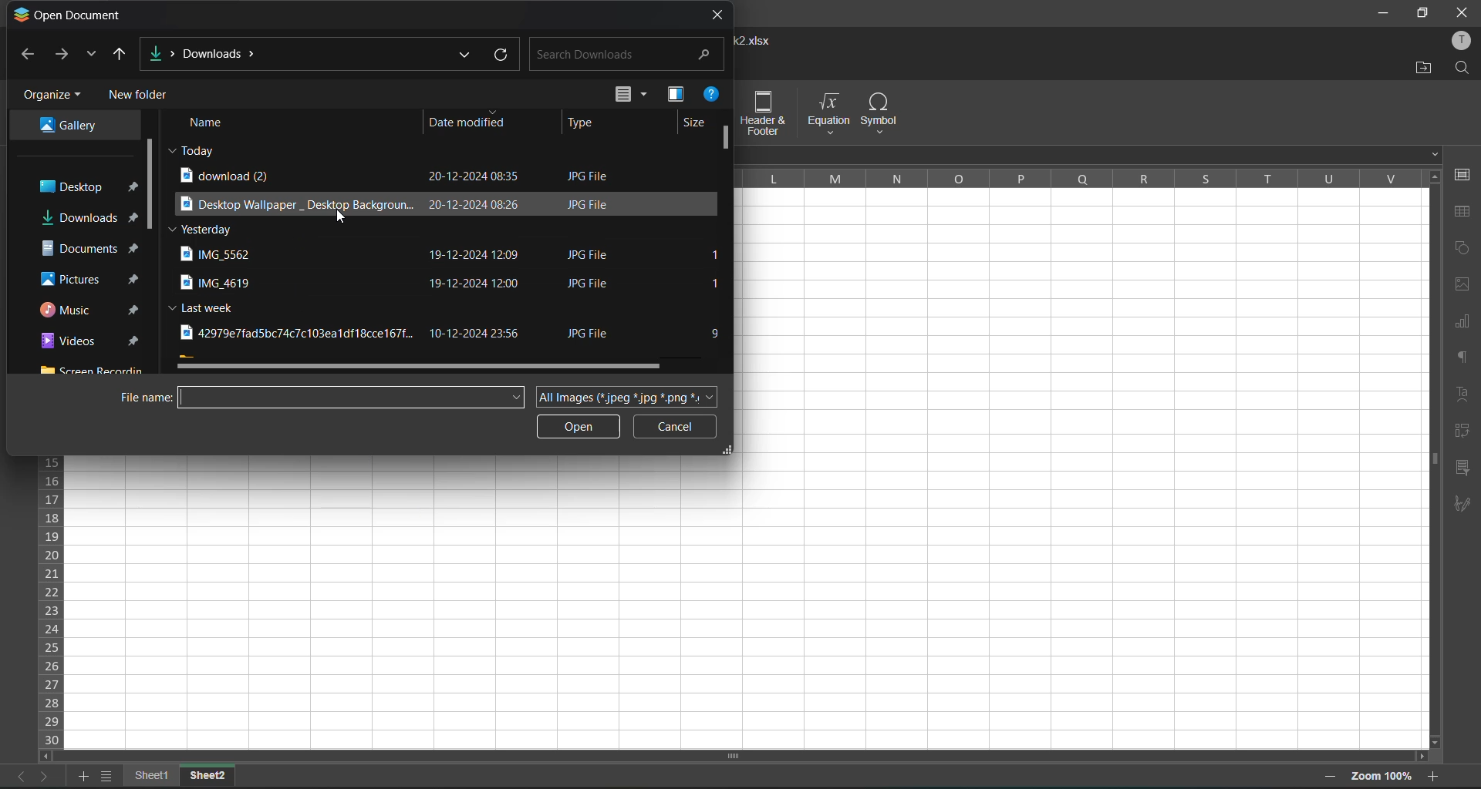 The height and width of the screenshot is (789, 1481). Describe the element at coordinates (464, 123) in the screenshot. I see `date modified` at that location.